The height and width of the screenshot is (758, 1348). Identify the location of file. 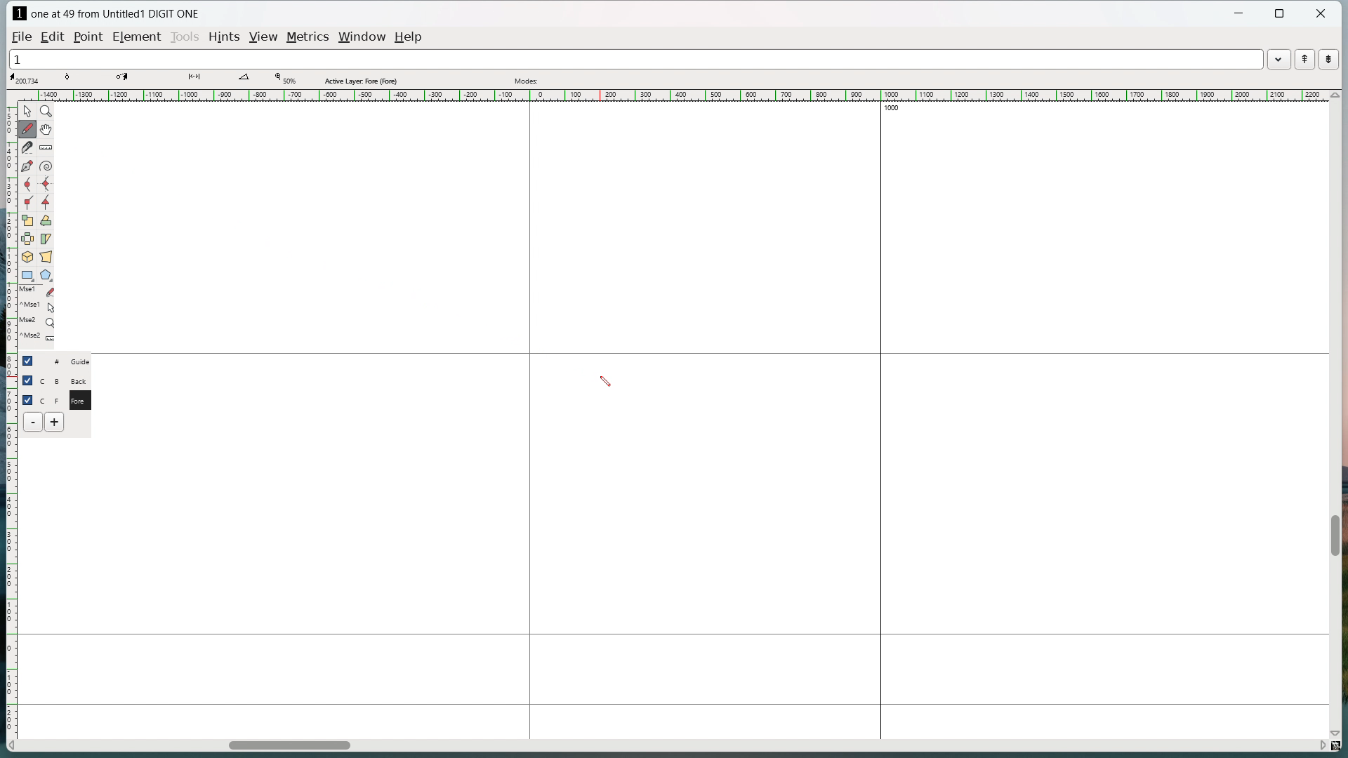
(22, 36).